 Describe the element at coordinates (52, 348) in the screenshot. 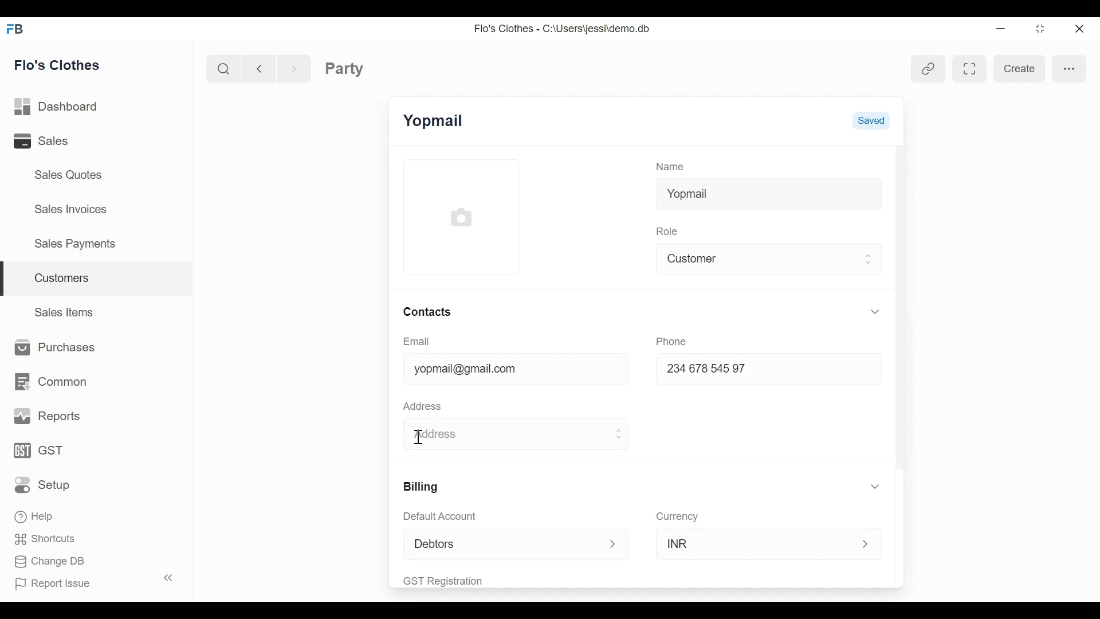

I see `Purchases` at that location.